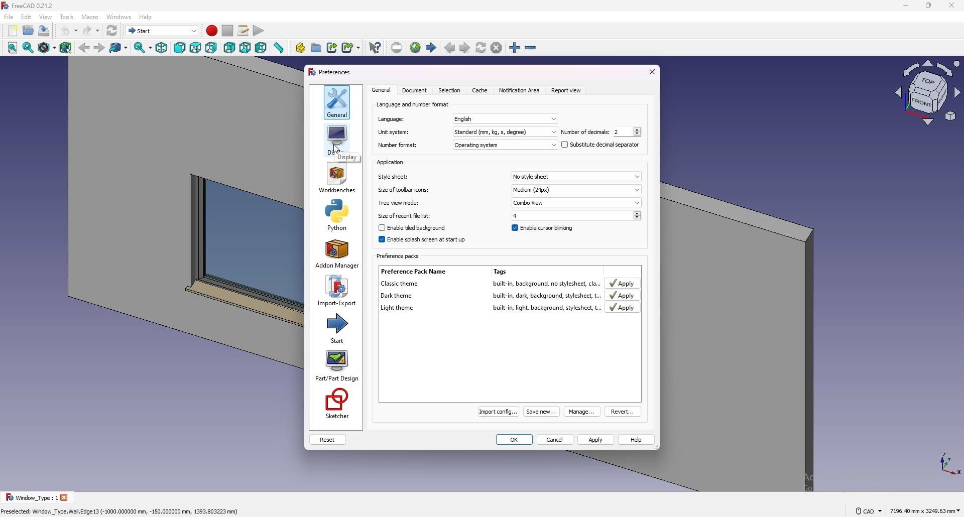  I want to click on refresh, so click(112, 31).